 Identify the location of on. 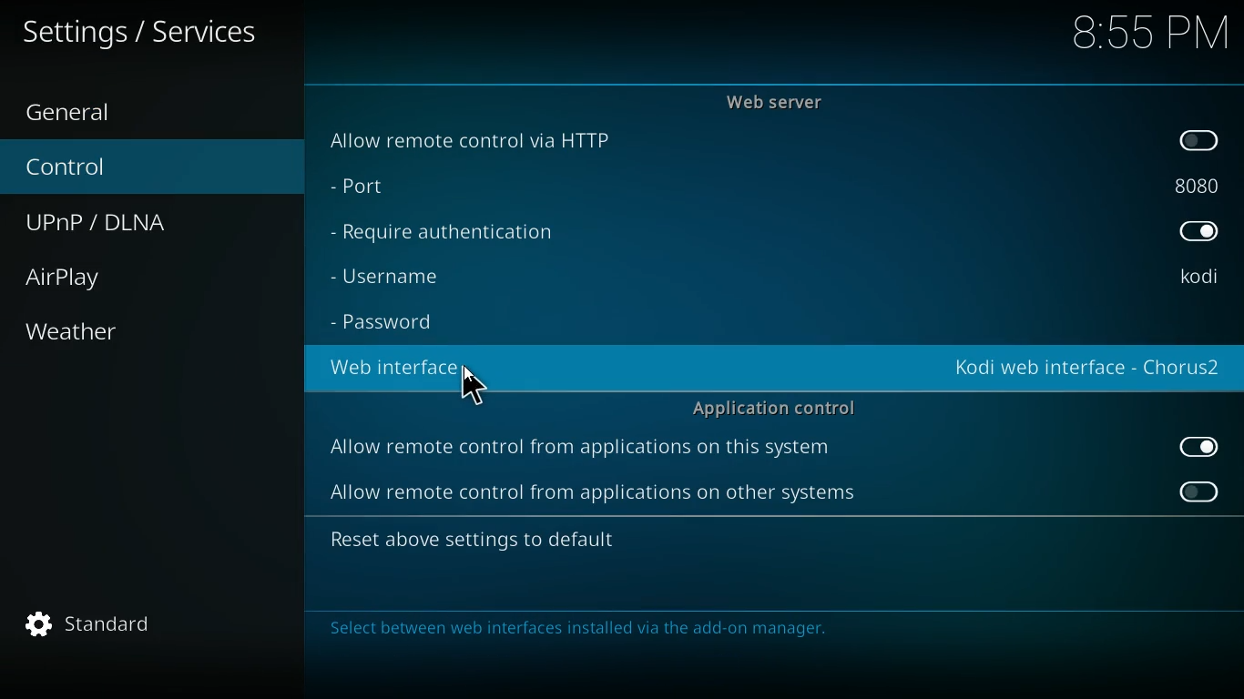
(1198, 234).